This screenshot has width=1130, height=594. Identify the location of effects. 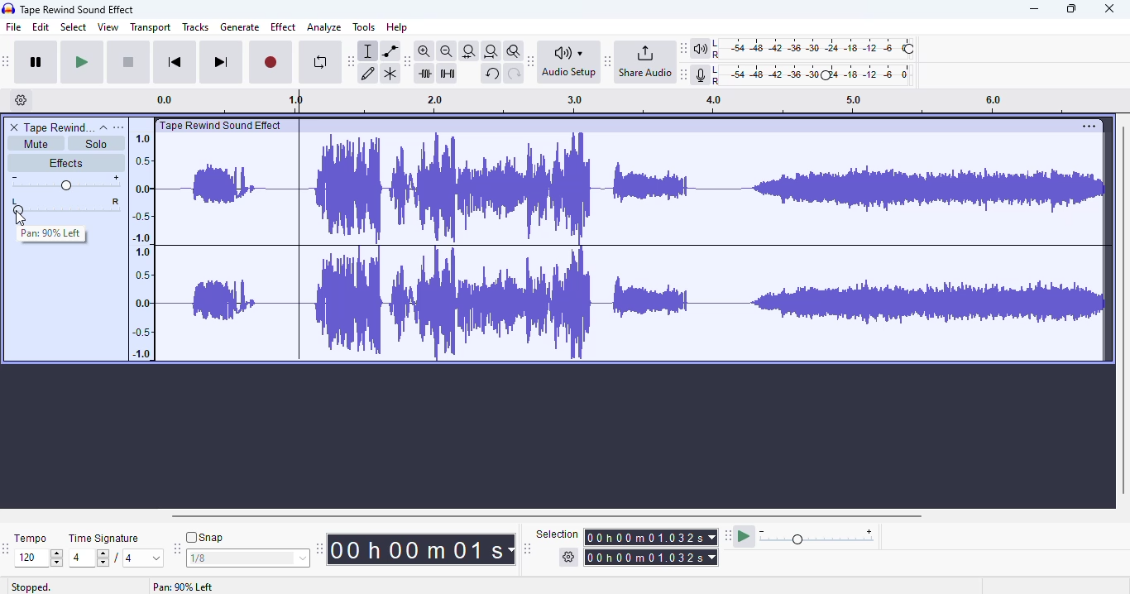
(65, 162).